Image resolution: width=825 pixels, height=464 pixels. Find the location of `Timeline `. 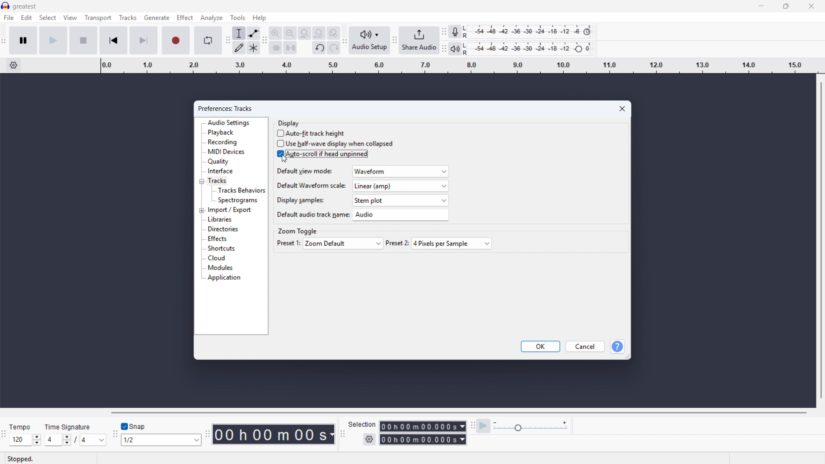

Timeline  is located at coordinates (459, 65).